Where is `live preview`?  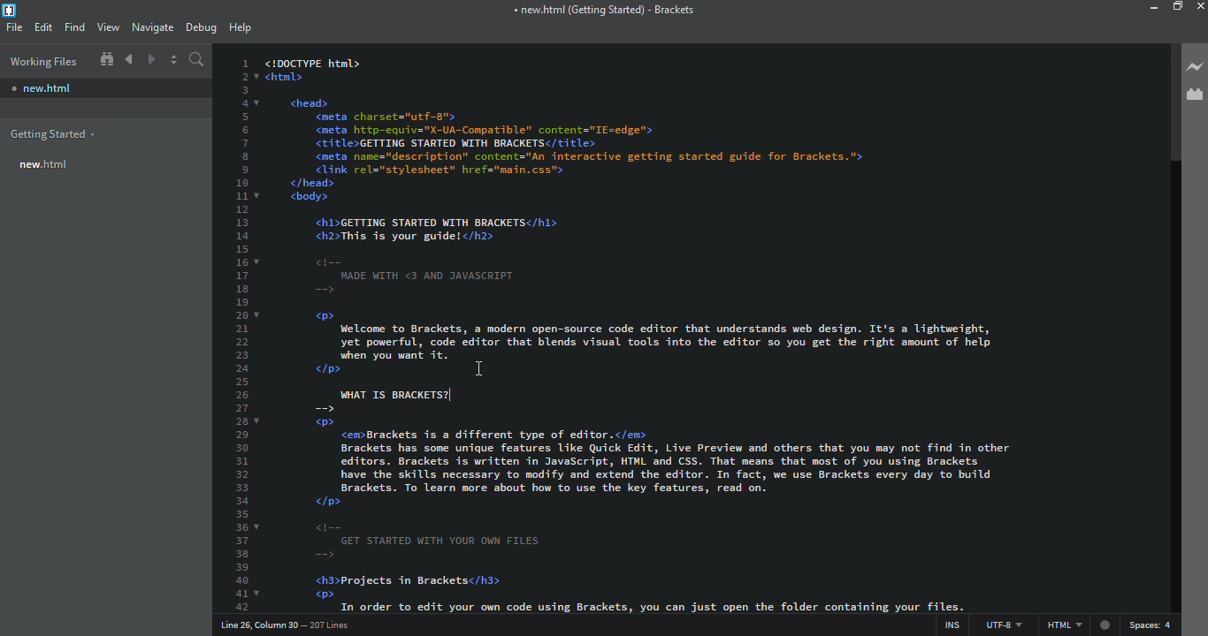 live preview is located at coordinates (1193, 67).